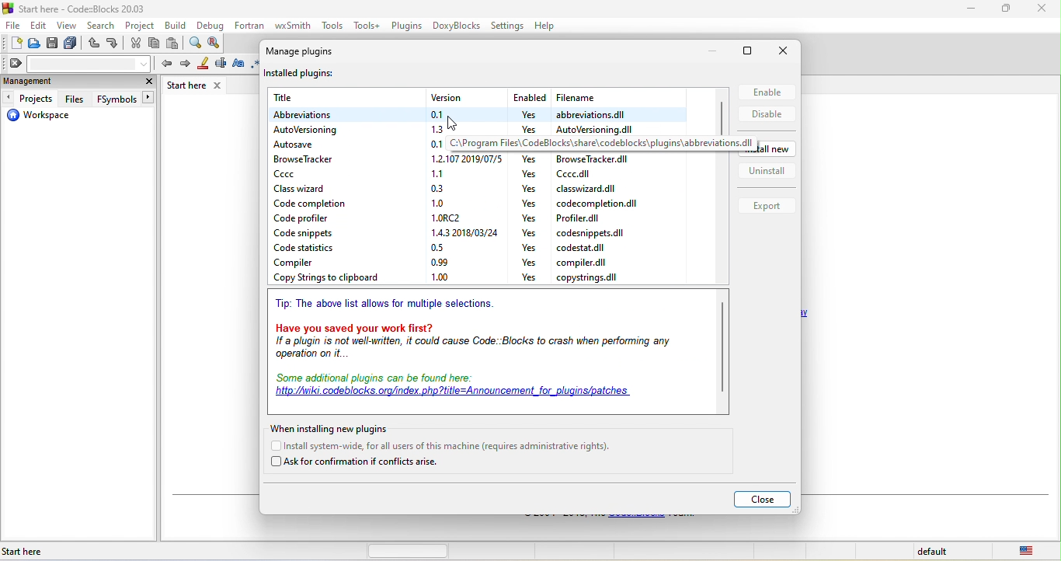  What do you see at coordinates (45, 118) in the screenshot?
I see `workspace ` at bounding box center [45, 118].